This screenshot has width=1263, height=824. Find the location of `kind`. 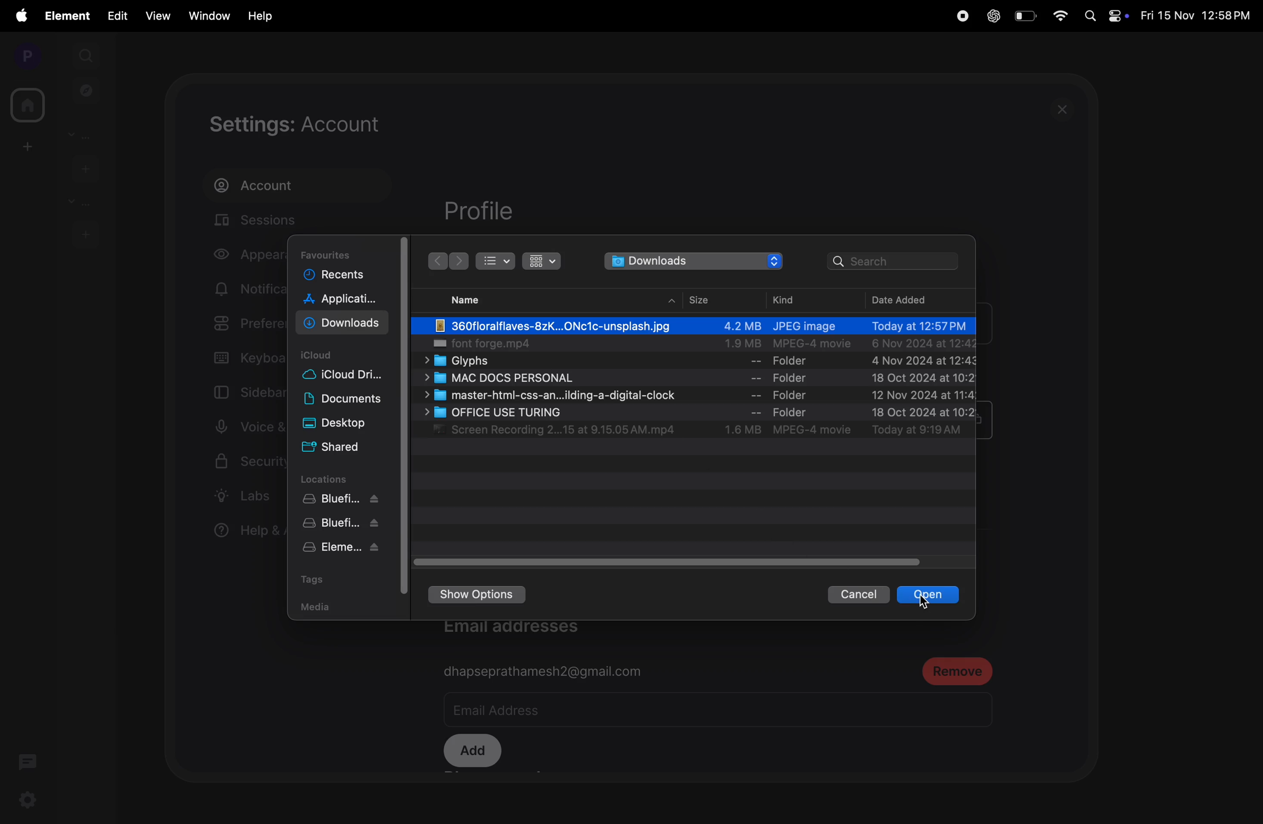

kind is located at coordinates (788, 298).